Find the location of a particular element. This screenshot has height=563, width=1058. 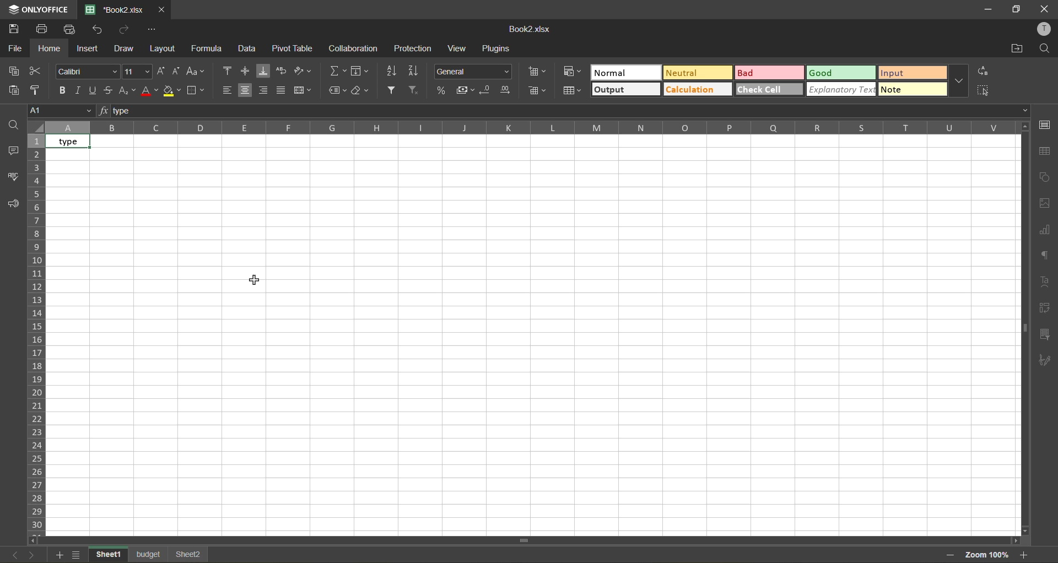

fx is located at coordinates (105, 111).